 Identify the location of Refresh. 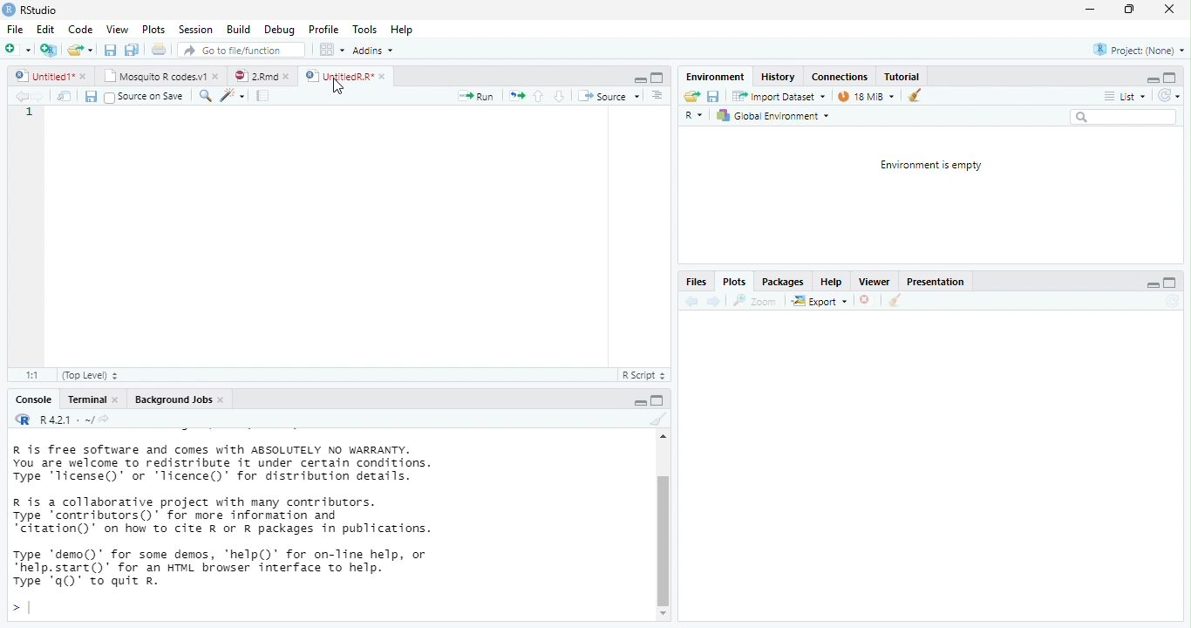
(1169, 96).